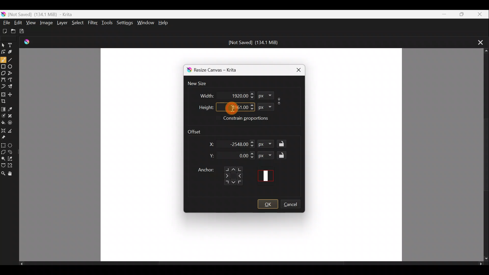  What do you see at coordinates (4, 67) in the screenshot?
I see `Rectangle tool` at bounding box center [4, 67].